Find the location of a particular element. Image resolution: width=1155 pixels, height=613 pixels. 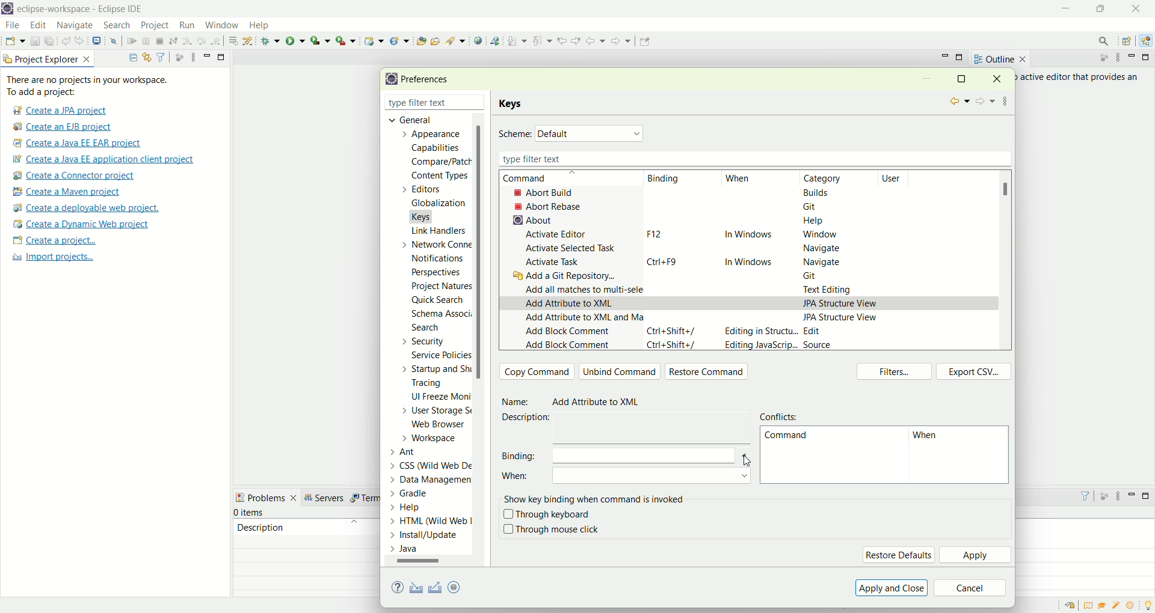

disconnect is located at coordinates (172, 41).